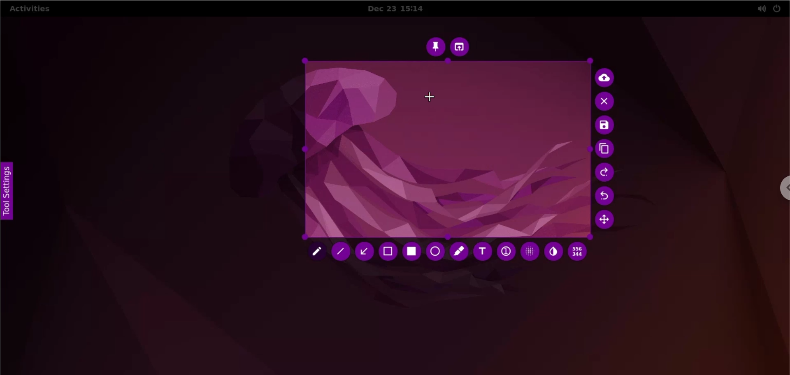 The height and width of the screenshot is (375, 790). What do you see at coordinates (606, 222) in the screenshot?
I see `move selection` at bounding box center [606, 222].